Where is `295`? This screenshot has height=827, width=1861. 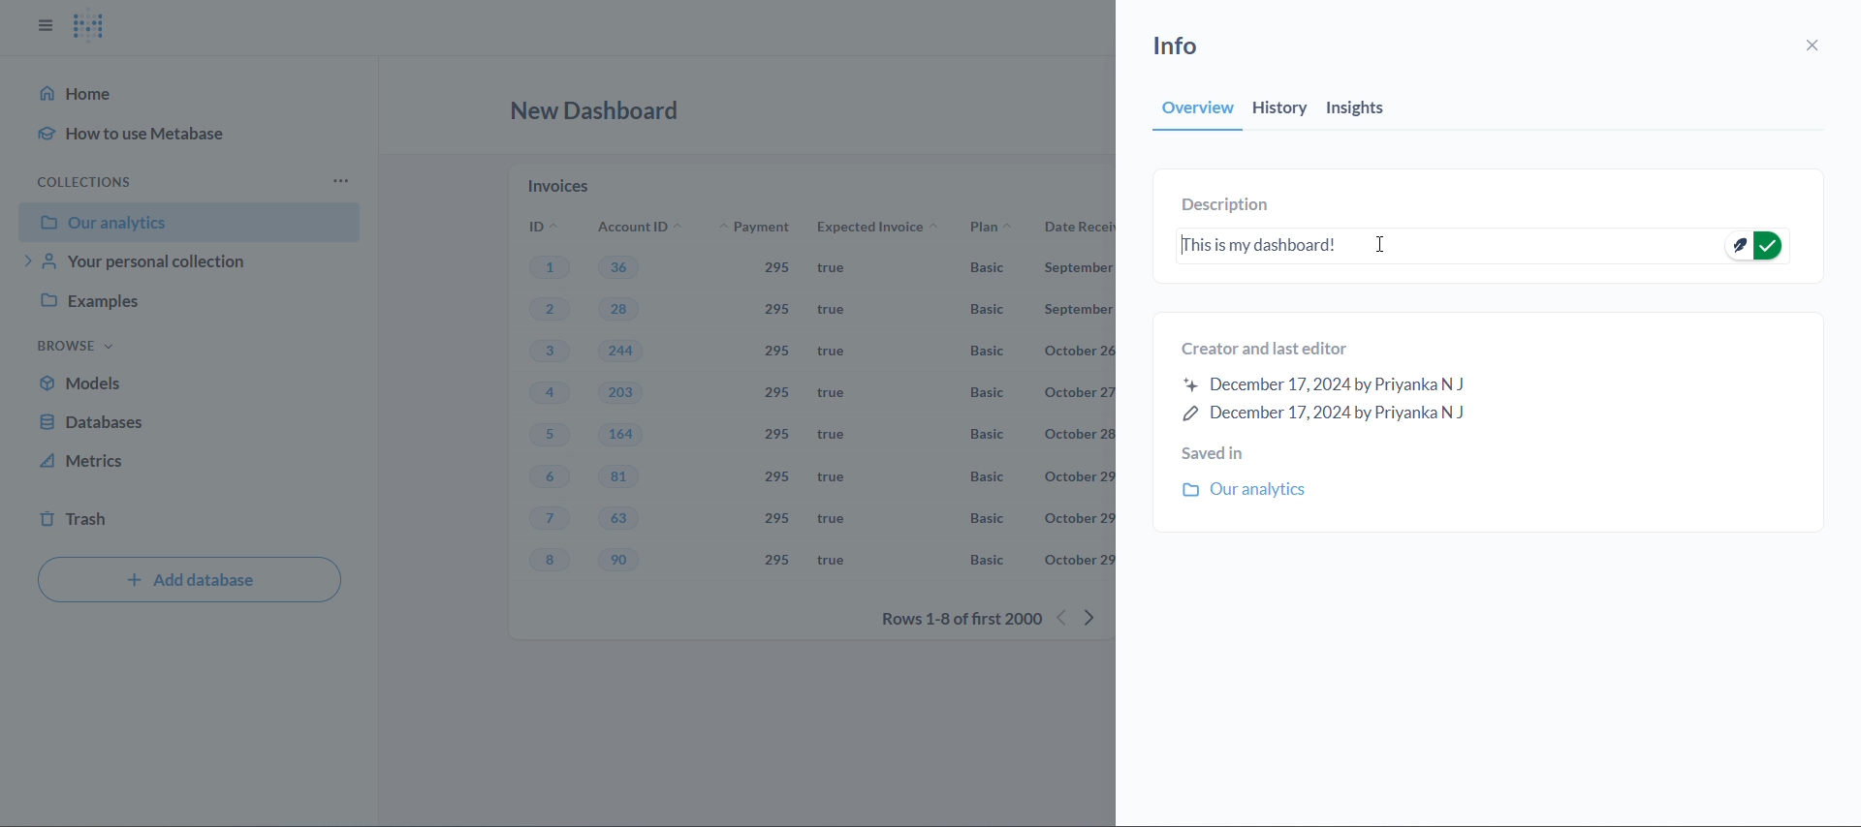 295 is located at coordinates (777, 394).